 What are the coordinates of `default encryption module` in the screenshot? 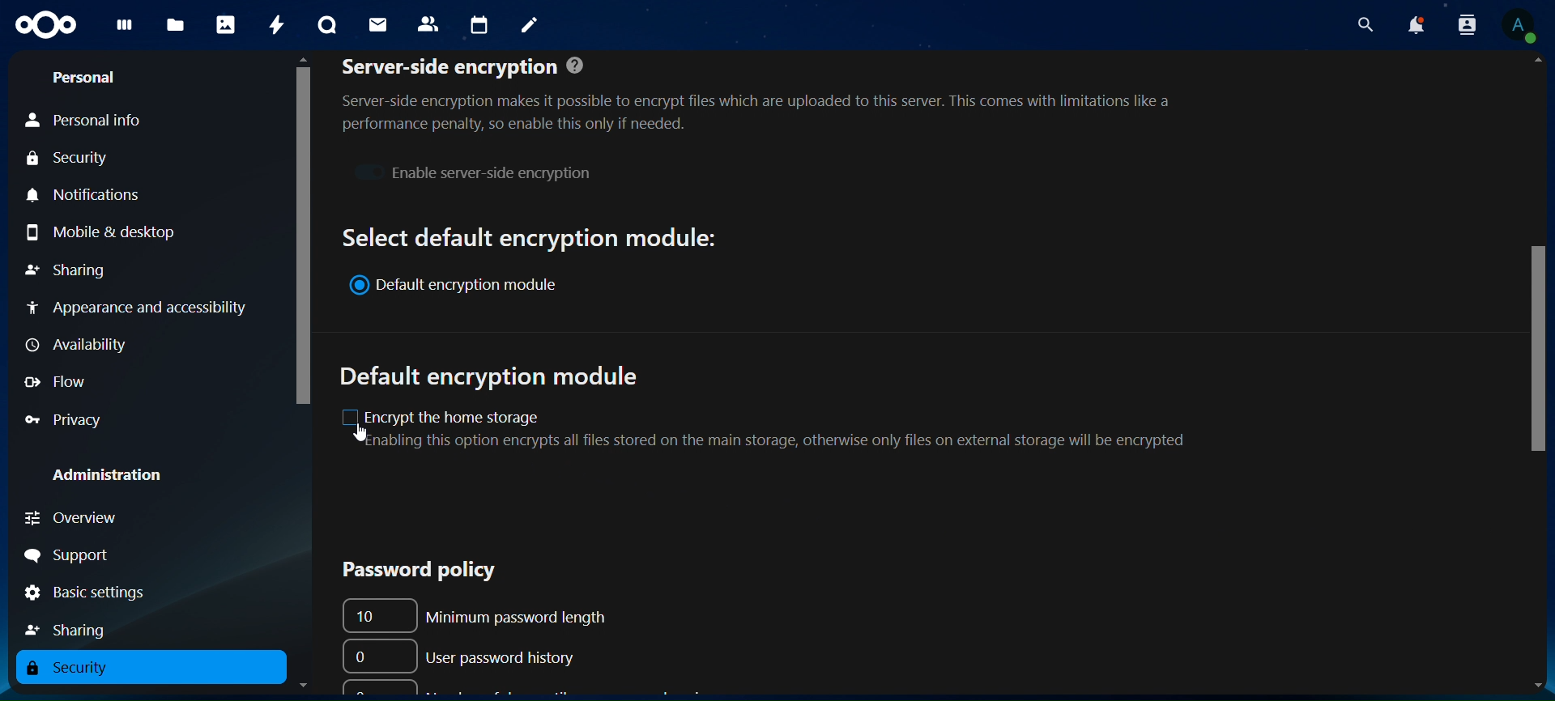 It's located at (495, 377).